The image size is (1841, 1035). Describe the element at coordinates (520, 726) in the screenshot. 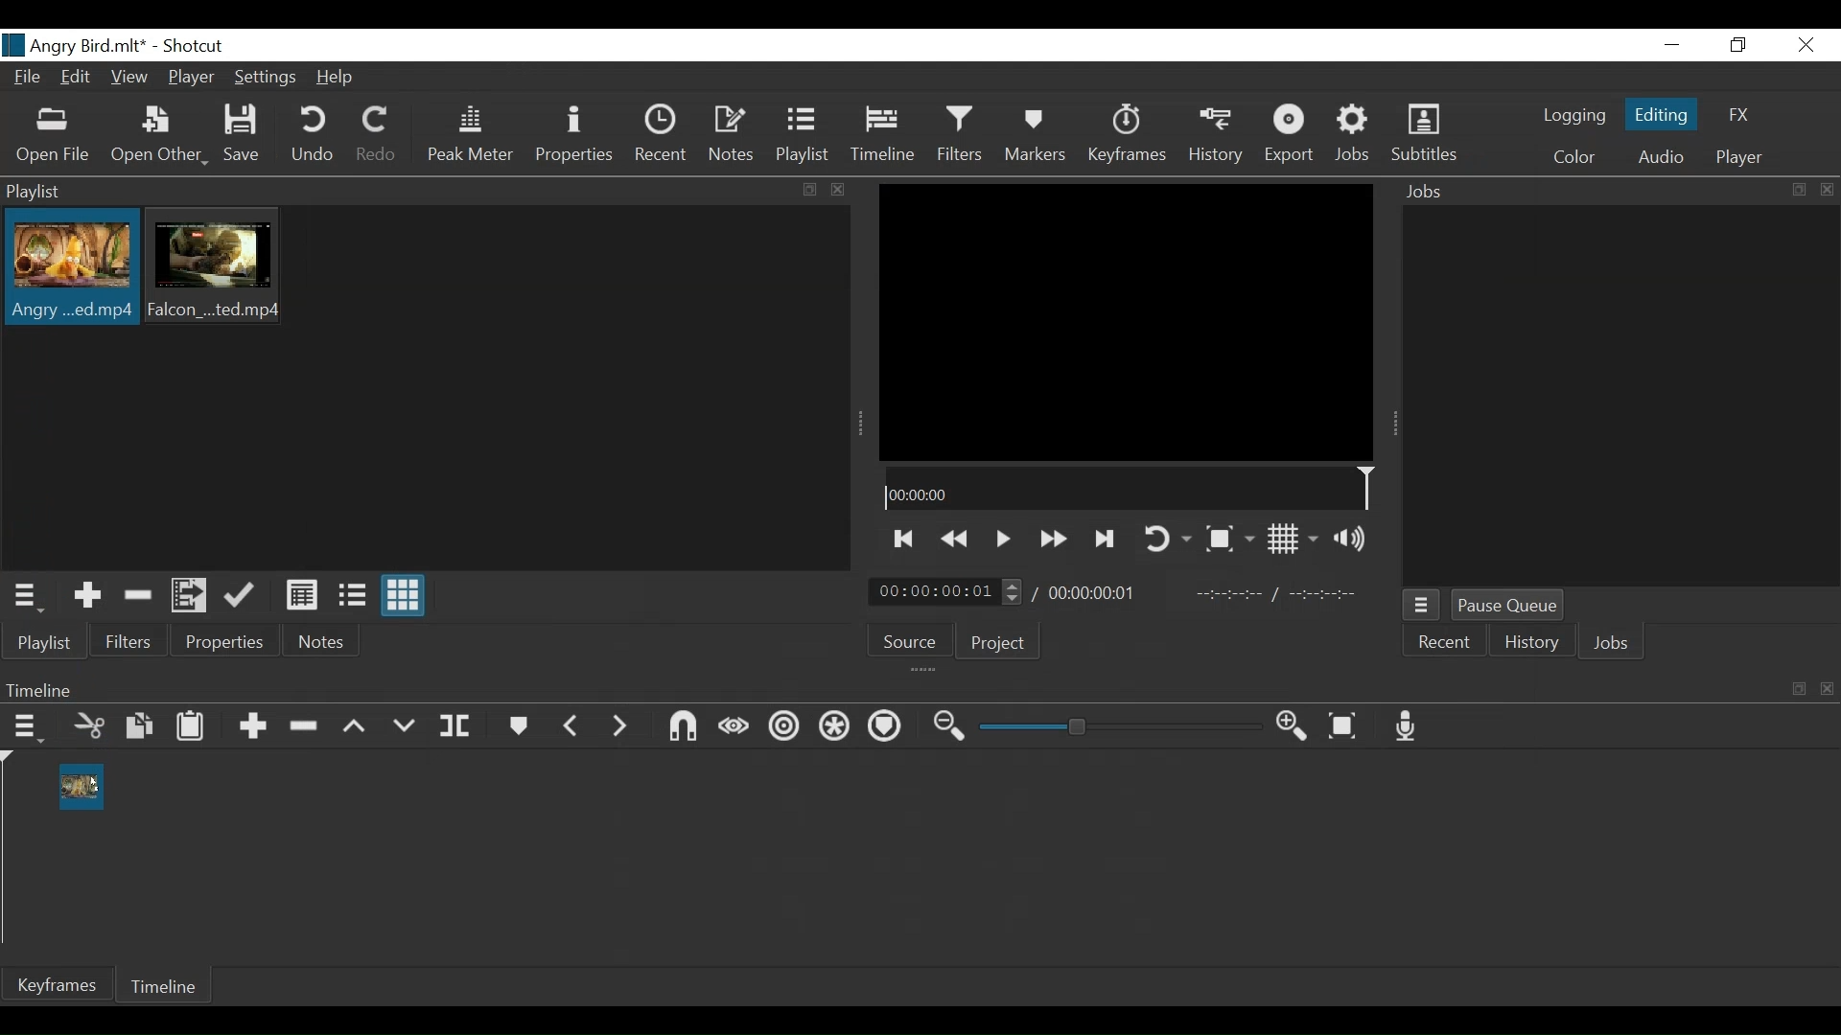

I see `Markers` at that location.